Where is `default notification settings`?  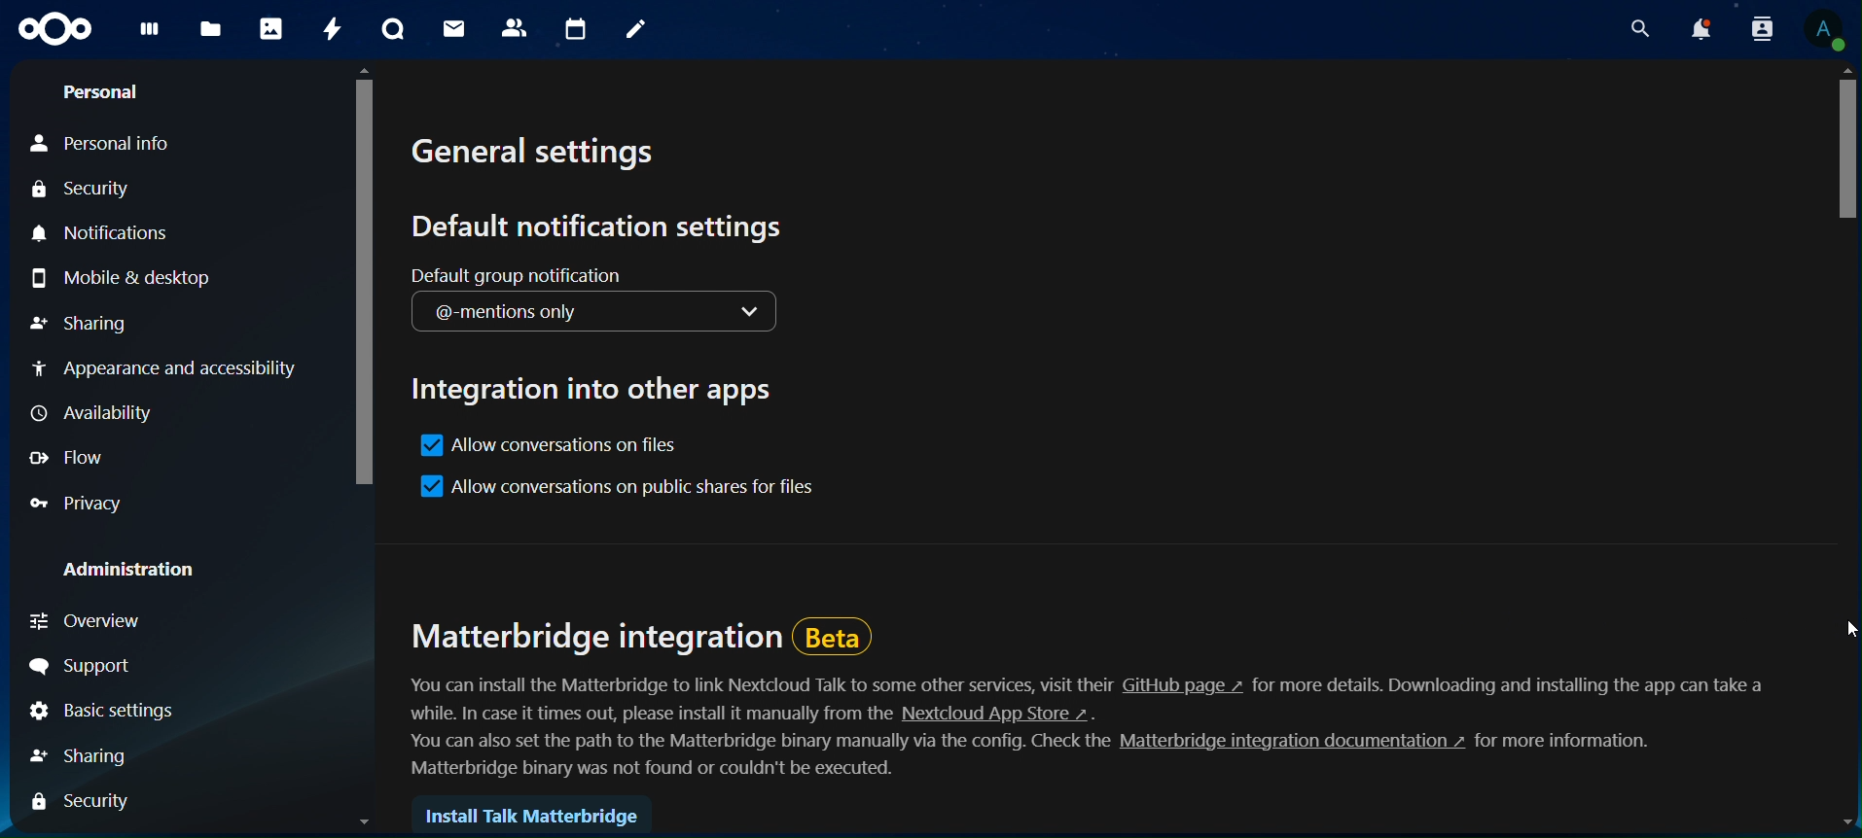 default notification settings is located at coordinates (611, 226).